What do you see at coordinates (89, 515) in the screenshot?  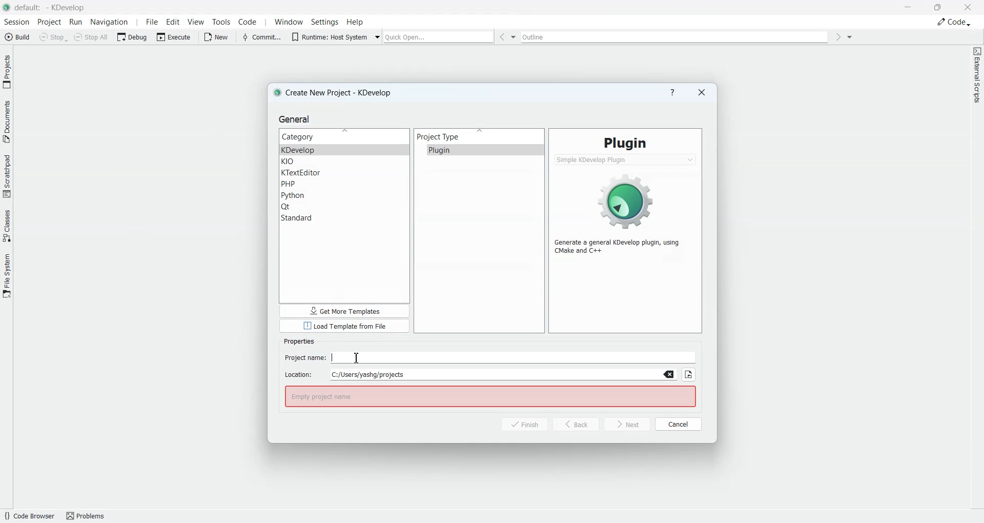 I see `Problems` at bounding box center [89, 515].